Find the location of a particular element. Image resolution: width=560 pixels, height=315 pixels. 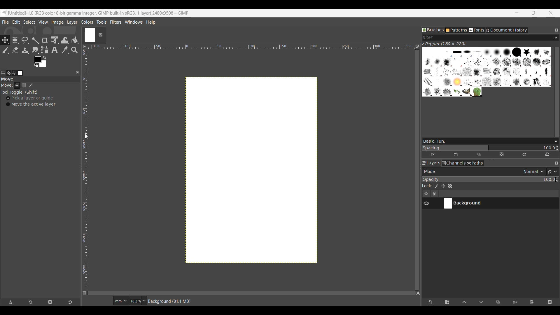

Smudge tool is located at coordinates (35, 50).